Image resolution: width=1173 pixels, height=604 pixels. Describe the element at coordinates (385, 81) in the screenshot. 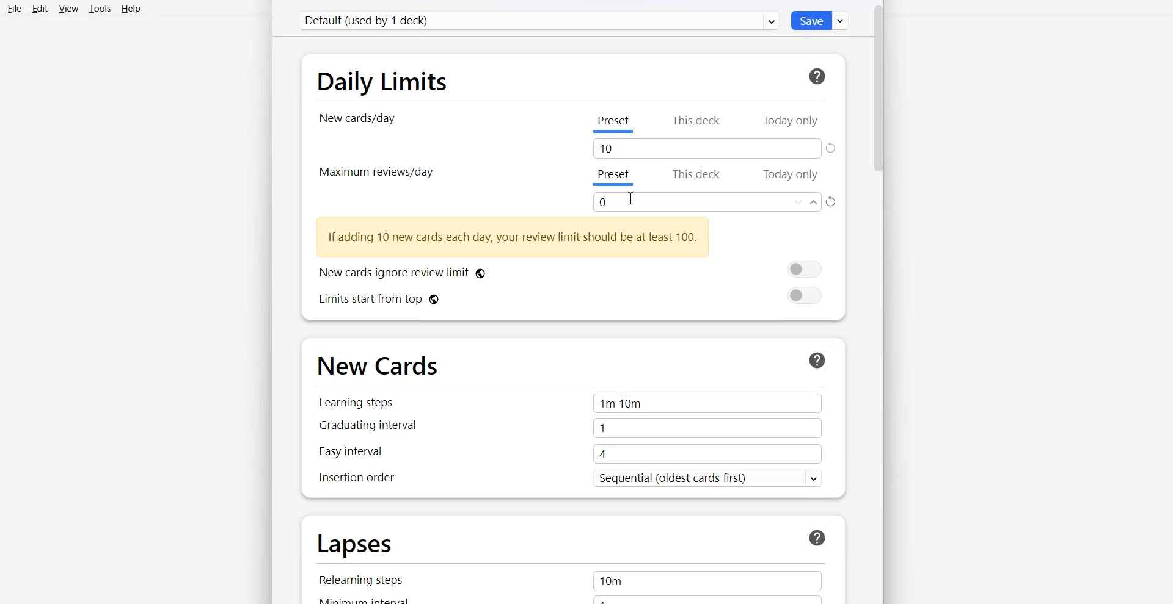

I see `Daily Limits` at that location.